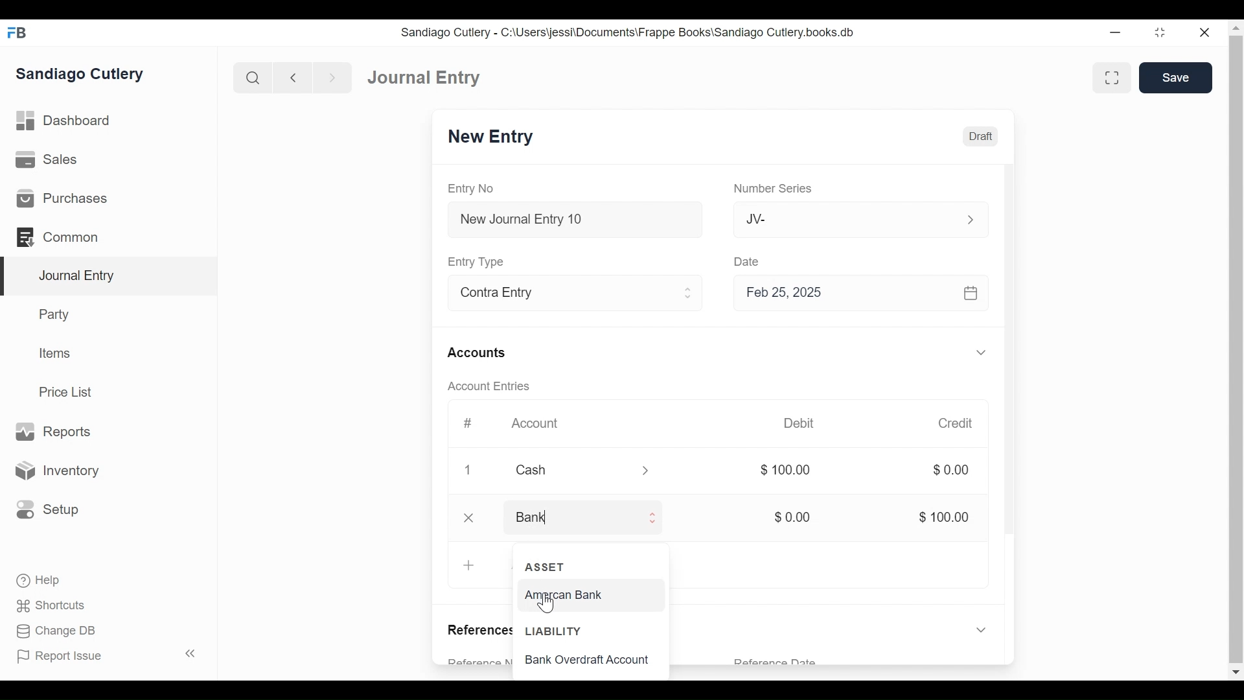  Describe the element at coordinates (492, 387) in the screenshot. I see `Account Entries` at that location.